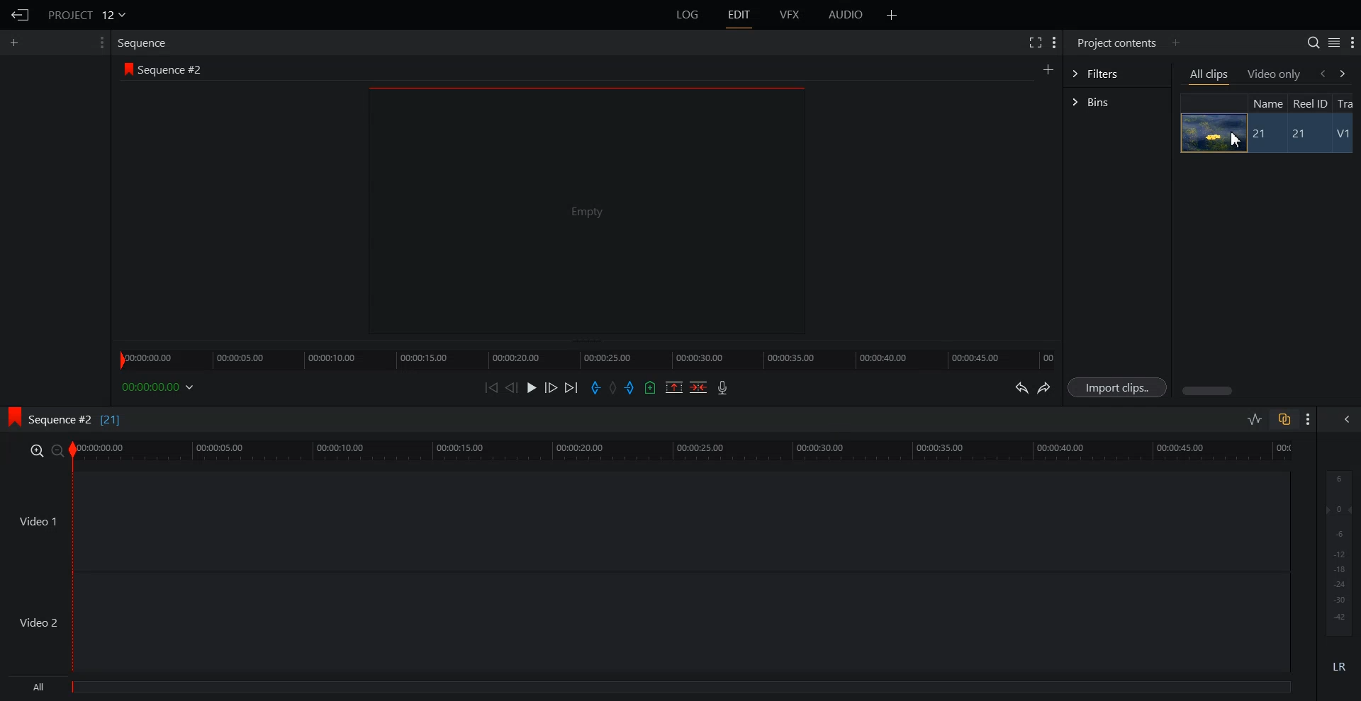 The height and width of the screenshot is (701, 1361). What do you see at coordinates (572, 388) in the screenshot?
I see `Move forward` at bounding box center [572, 388].